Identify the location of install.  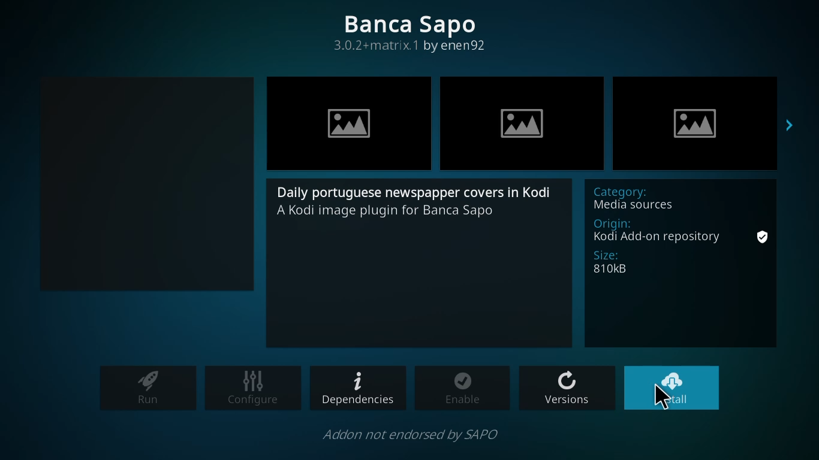
(672, 388).